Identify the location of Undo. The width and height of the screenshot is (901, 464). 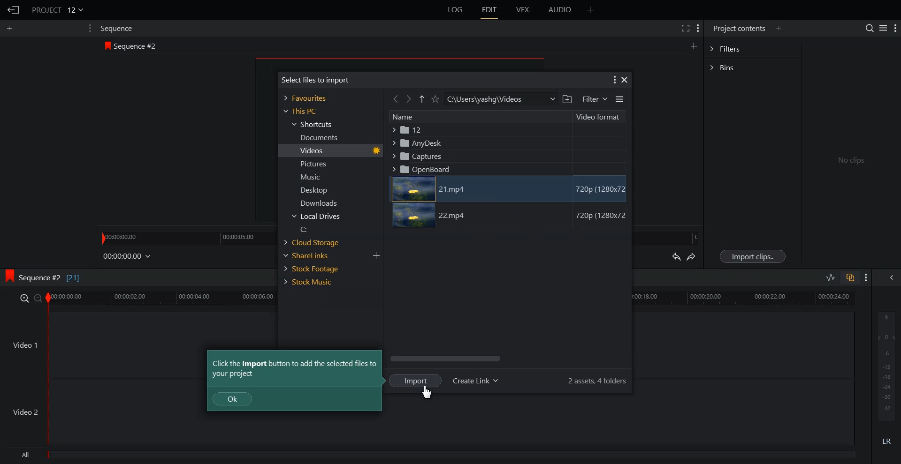
(676, 256).